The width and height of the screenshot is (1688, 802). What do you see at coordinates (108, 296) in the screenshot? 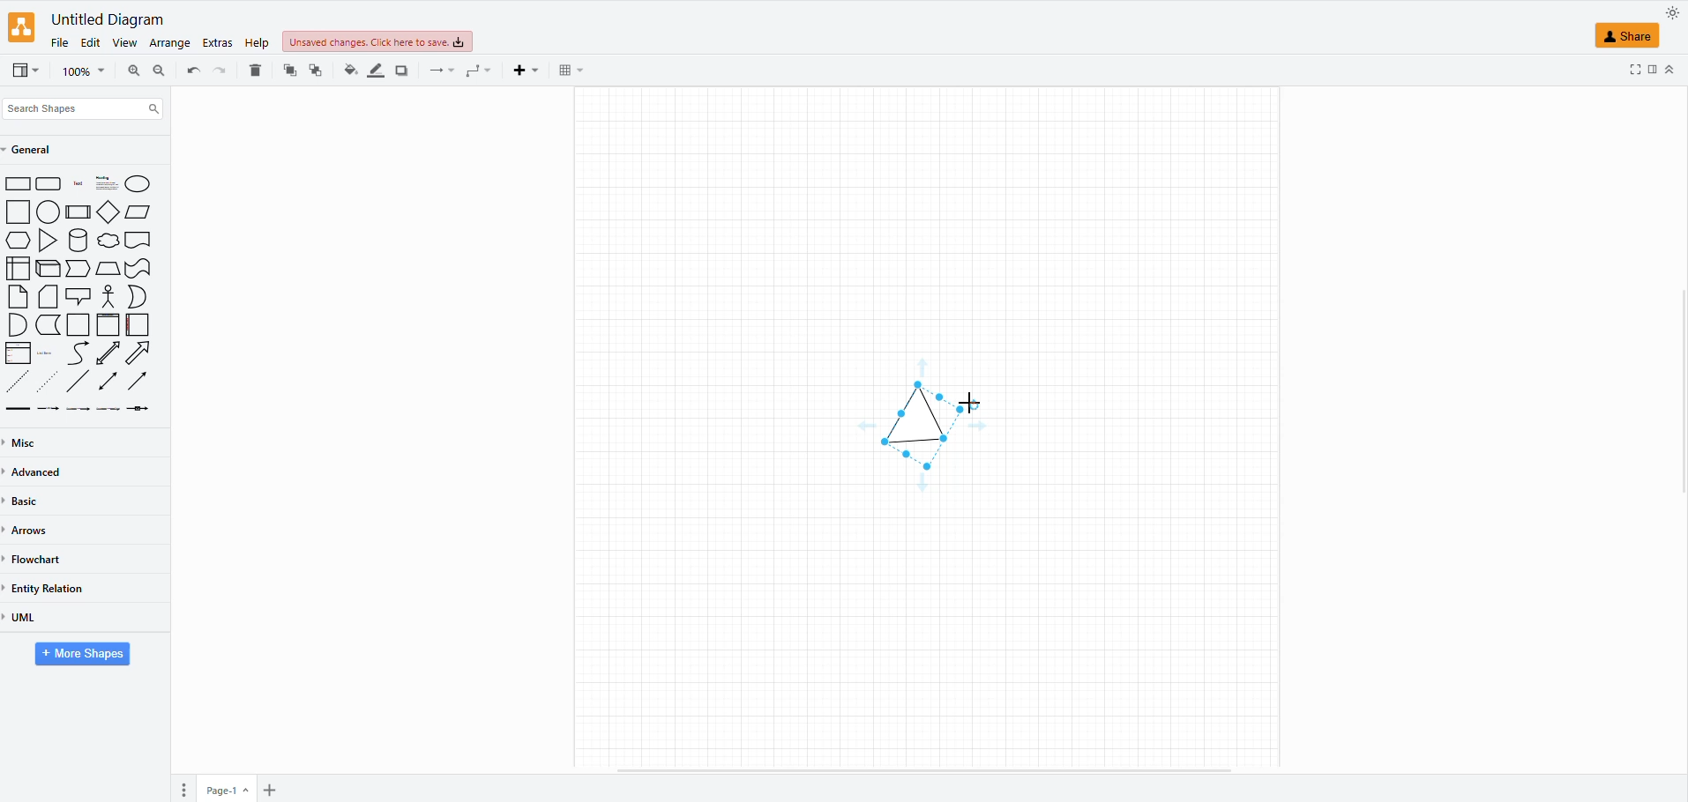
I see `Person` at bounding box center [108, 296].